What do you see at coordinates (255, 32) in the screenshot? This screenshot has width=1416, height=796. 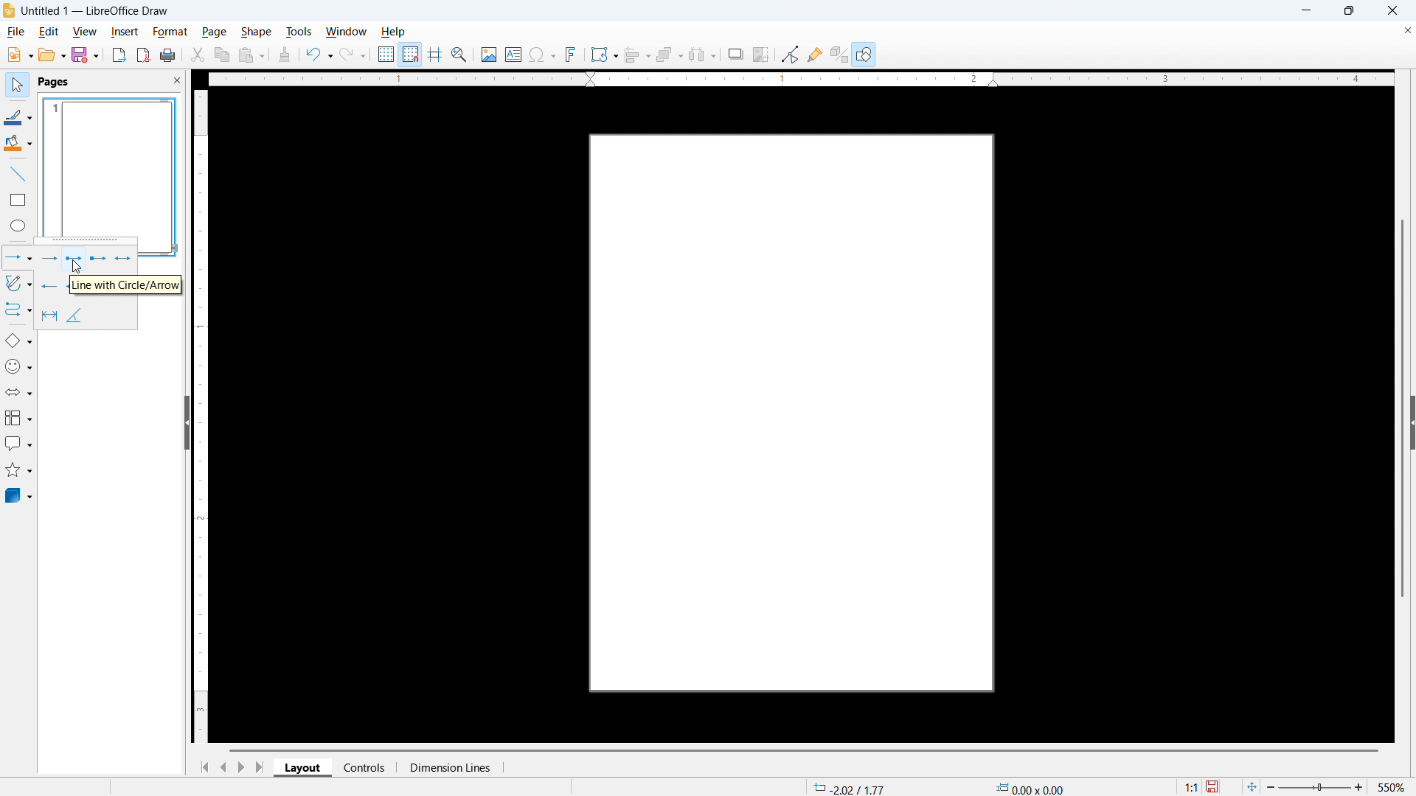 I see `Shape ` at bounding box center [255, 32].